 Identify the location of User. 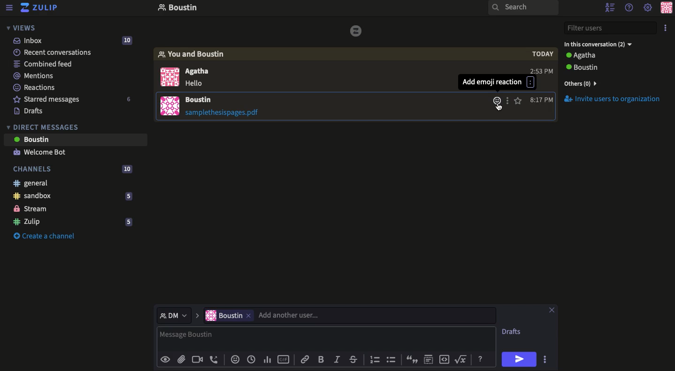
(79, 140).